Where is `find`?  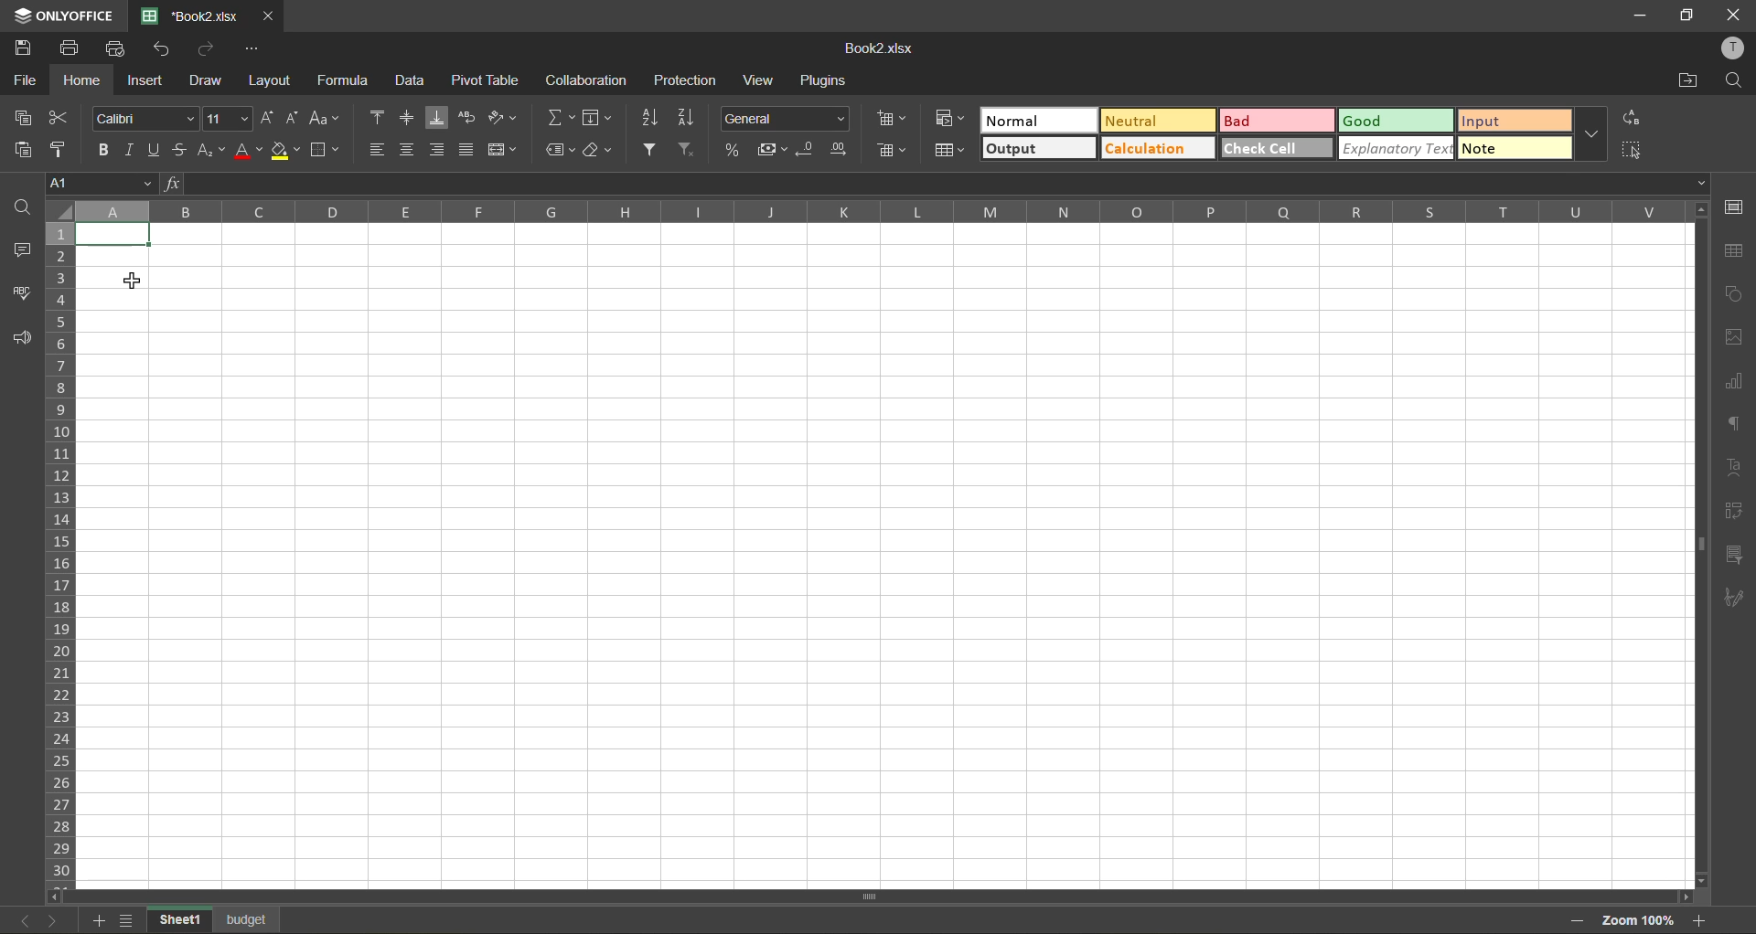 find is located at coordinates (1733, 81).